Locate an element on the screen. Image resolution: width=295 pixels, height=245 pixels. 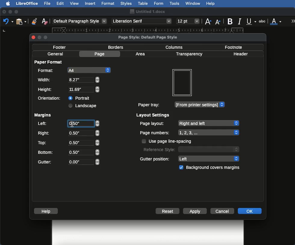
Page layout is located at coordinates (189, 123).